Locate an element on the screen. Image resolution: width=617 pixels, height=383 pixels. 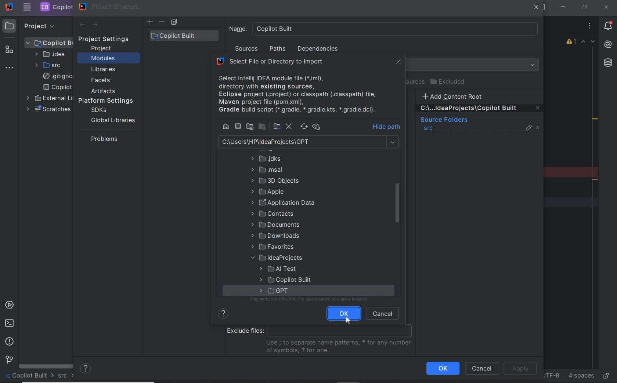
folder is located at coordinates (274, 158).